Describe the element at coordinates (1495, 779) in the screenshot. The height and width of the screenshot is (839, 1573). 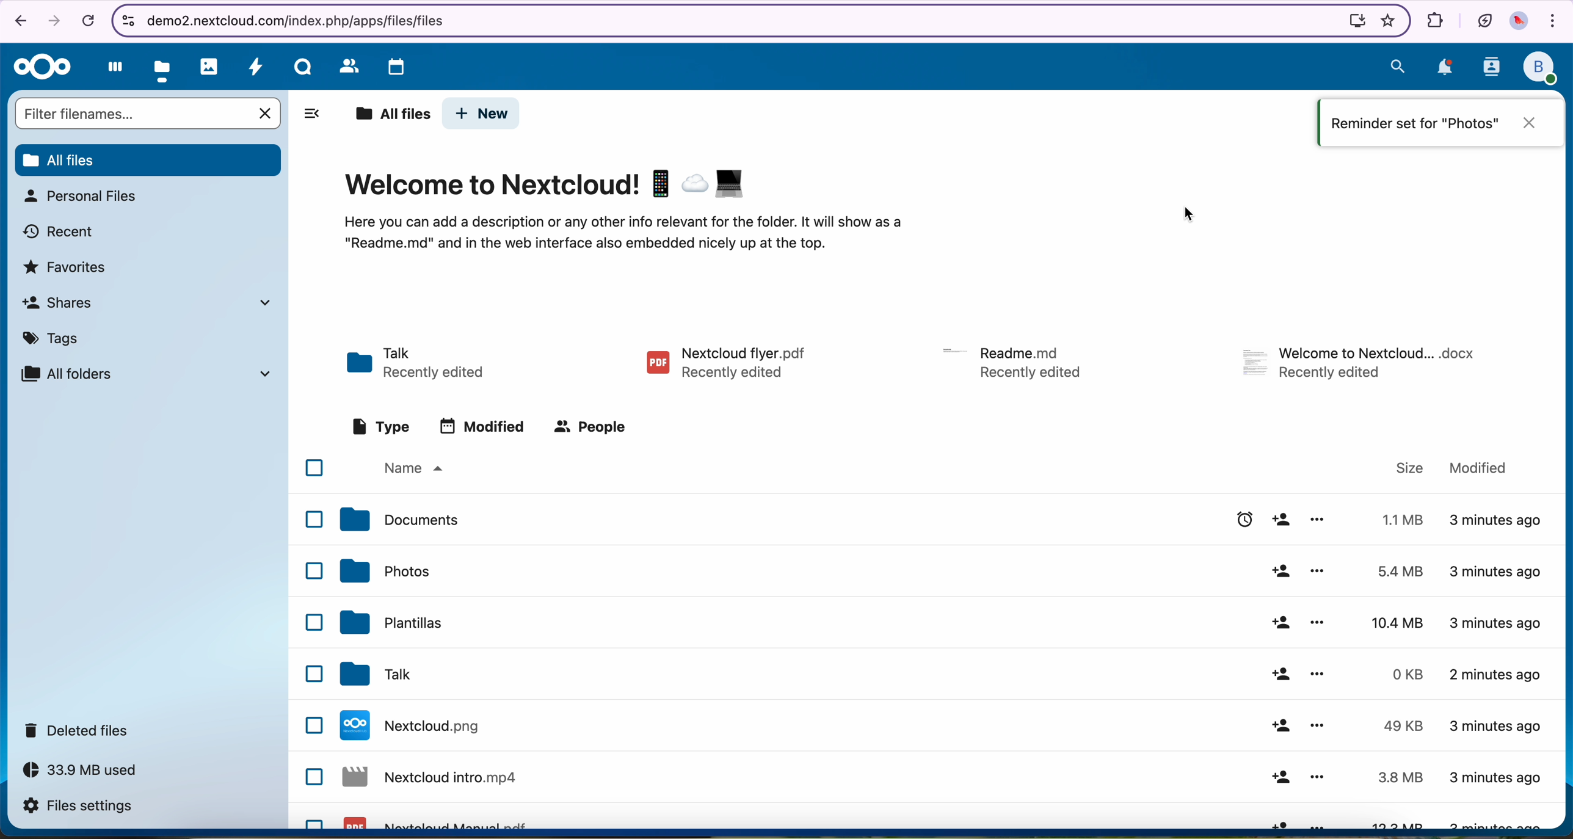
I see `3 minutes ago` at that location.